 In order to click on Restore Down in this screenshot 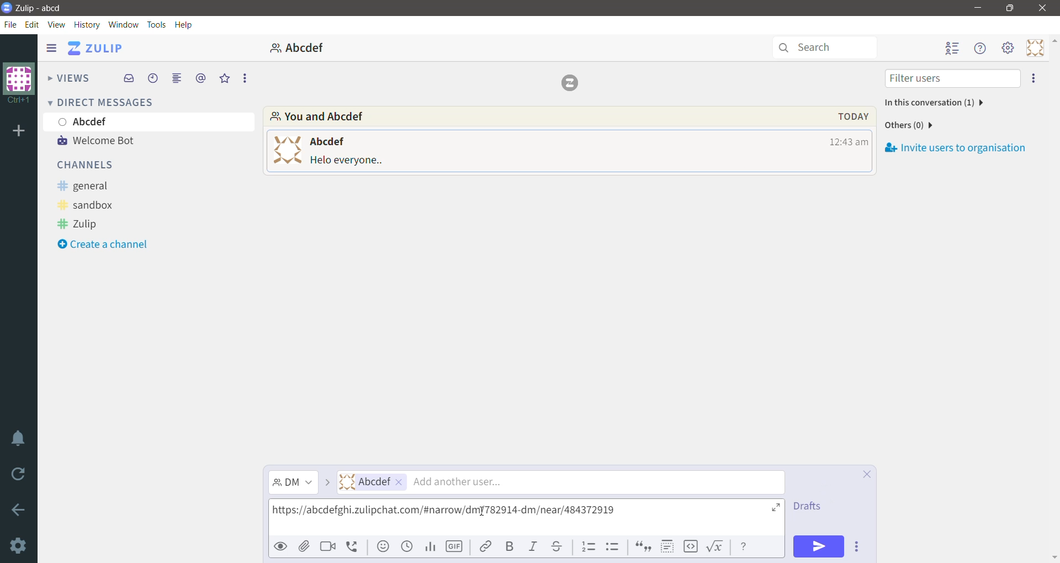, I will do `click(1011, 8)`.